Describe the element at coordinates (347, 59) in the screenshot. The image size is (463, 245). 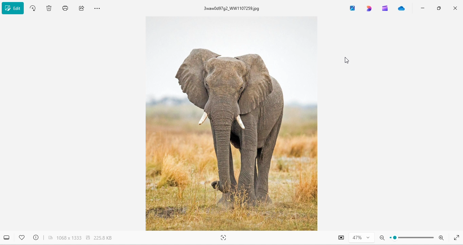
I see `cursor movement` at that location.